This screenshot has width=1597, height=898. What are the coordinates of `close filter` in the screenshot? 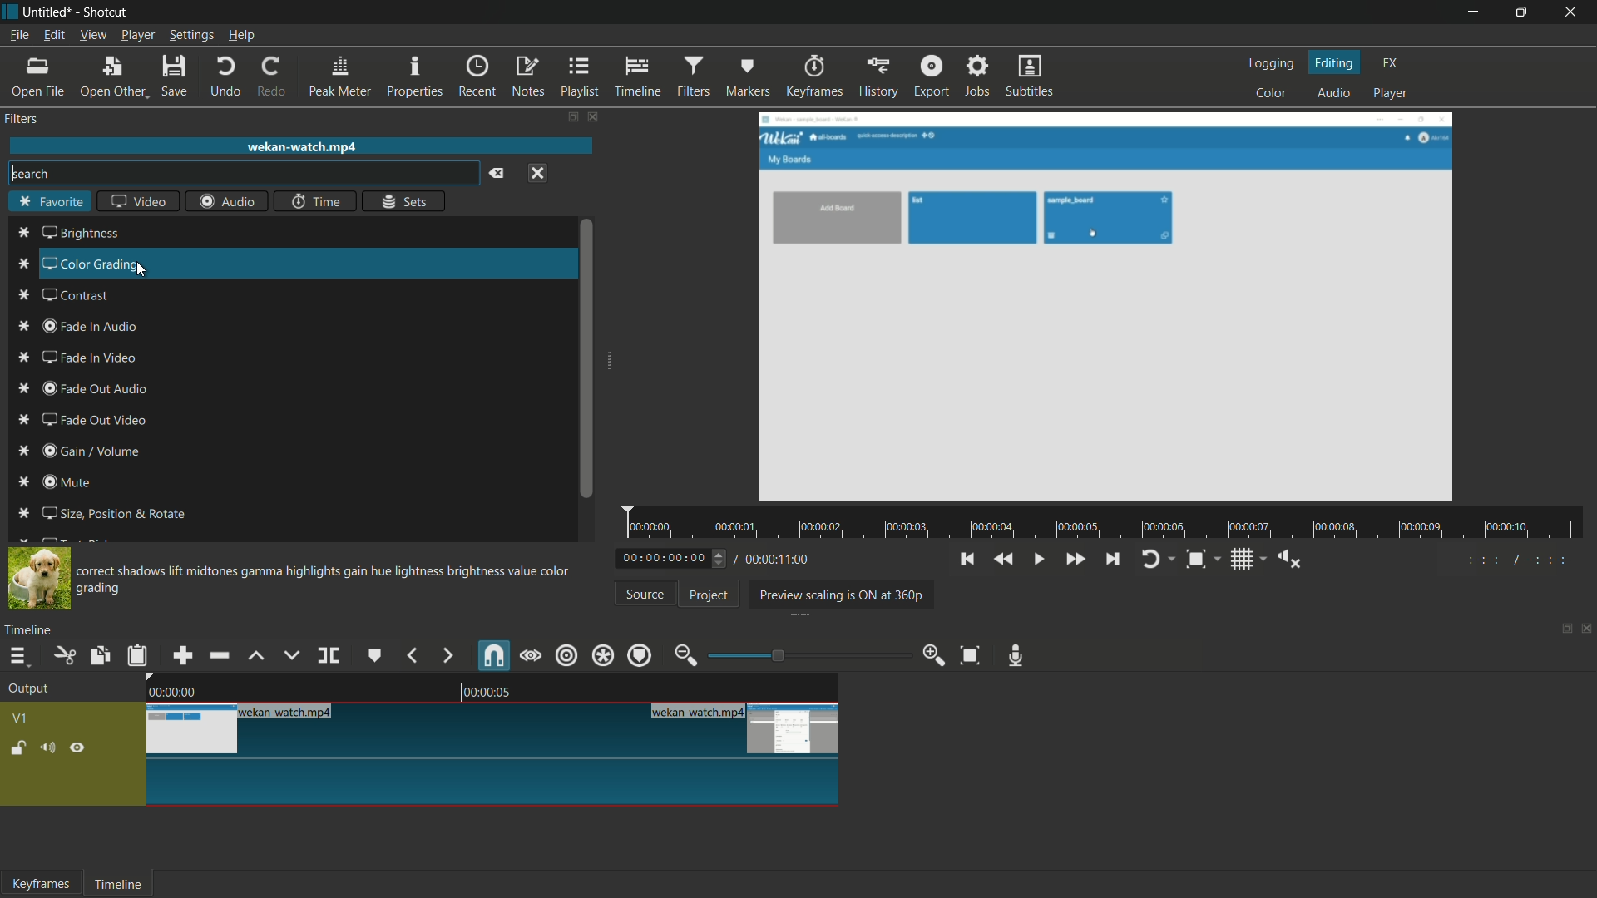 It's located at (592, 117).